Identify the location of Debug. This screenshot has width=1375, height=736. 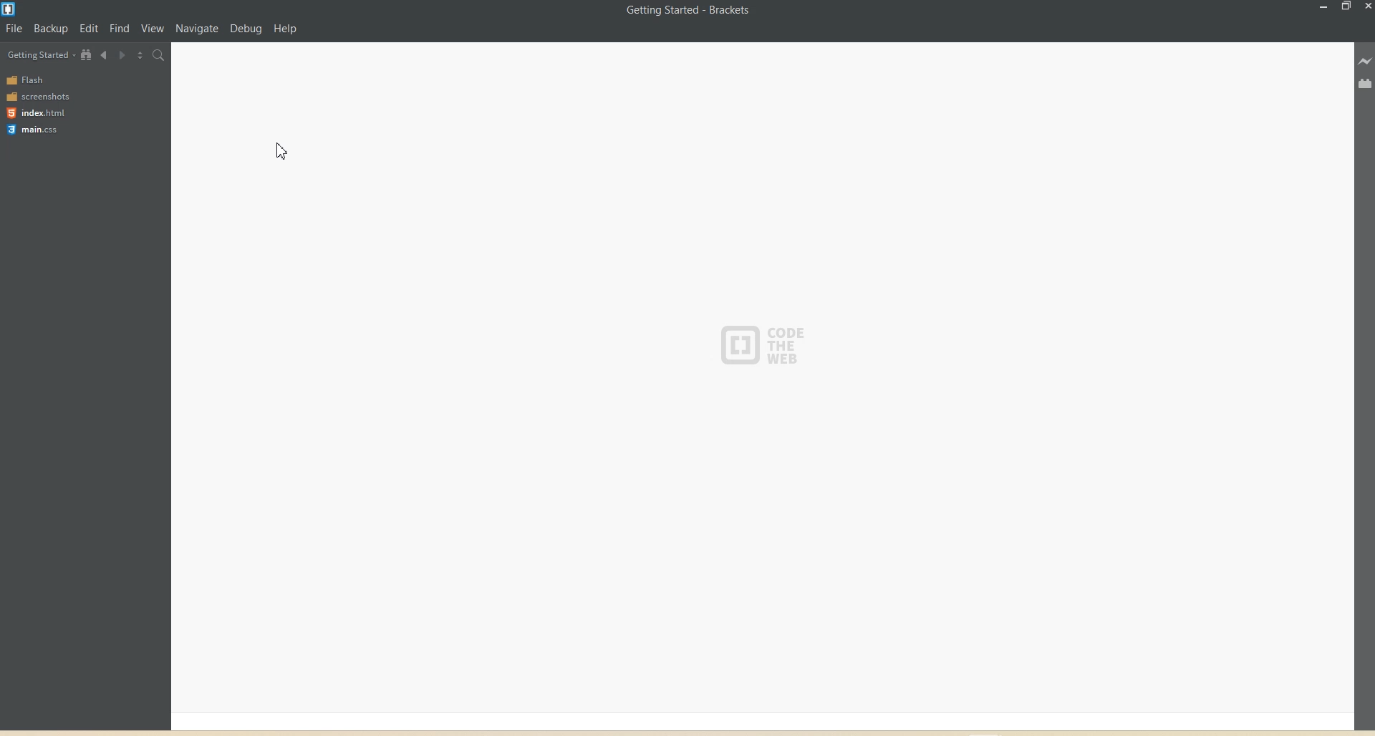
(246, 26).